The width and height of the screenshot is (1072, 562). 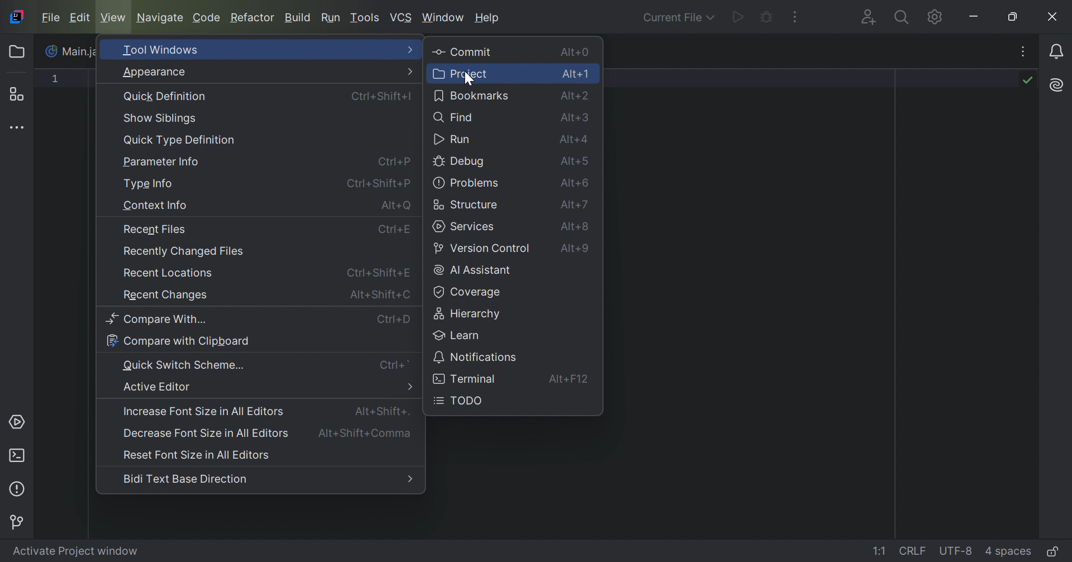 What do you see at coordinates (381, 294) in the screenshot?
I see `Alt+Shift+C` at bounding box center [381, 294].